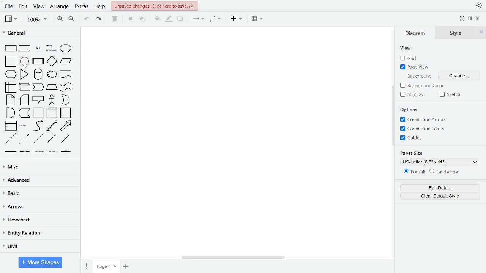 This screenshot has width=486, height=273. I want to click on undo, so click(86, 20).